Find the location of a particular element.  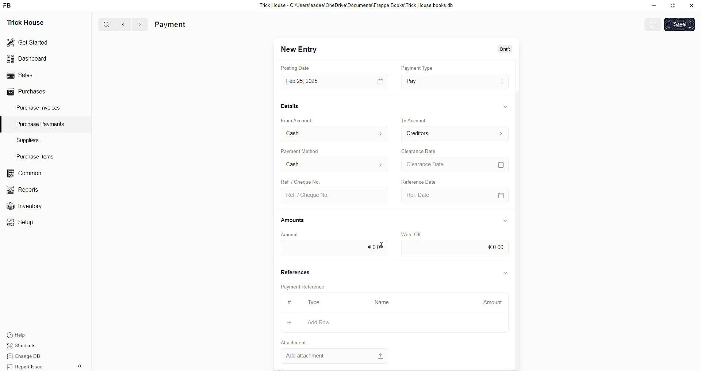

Reports is located at coordinates (25, 189).